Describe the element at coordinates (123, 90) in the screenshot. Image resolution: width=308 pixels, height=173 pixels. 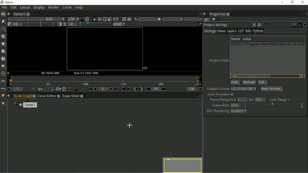
I see `Previous frame` at that location.